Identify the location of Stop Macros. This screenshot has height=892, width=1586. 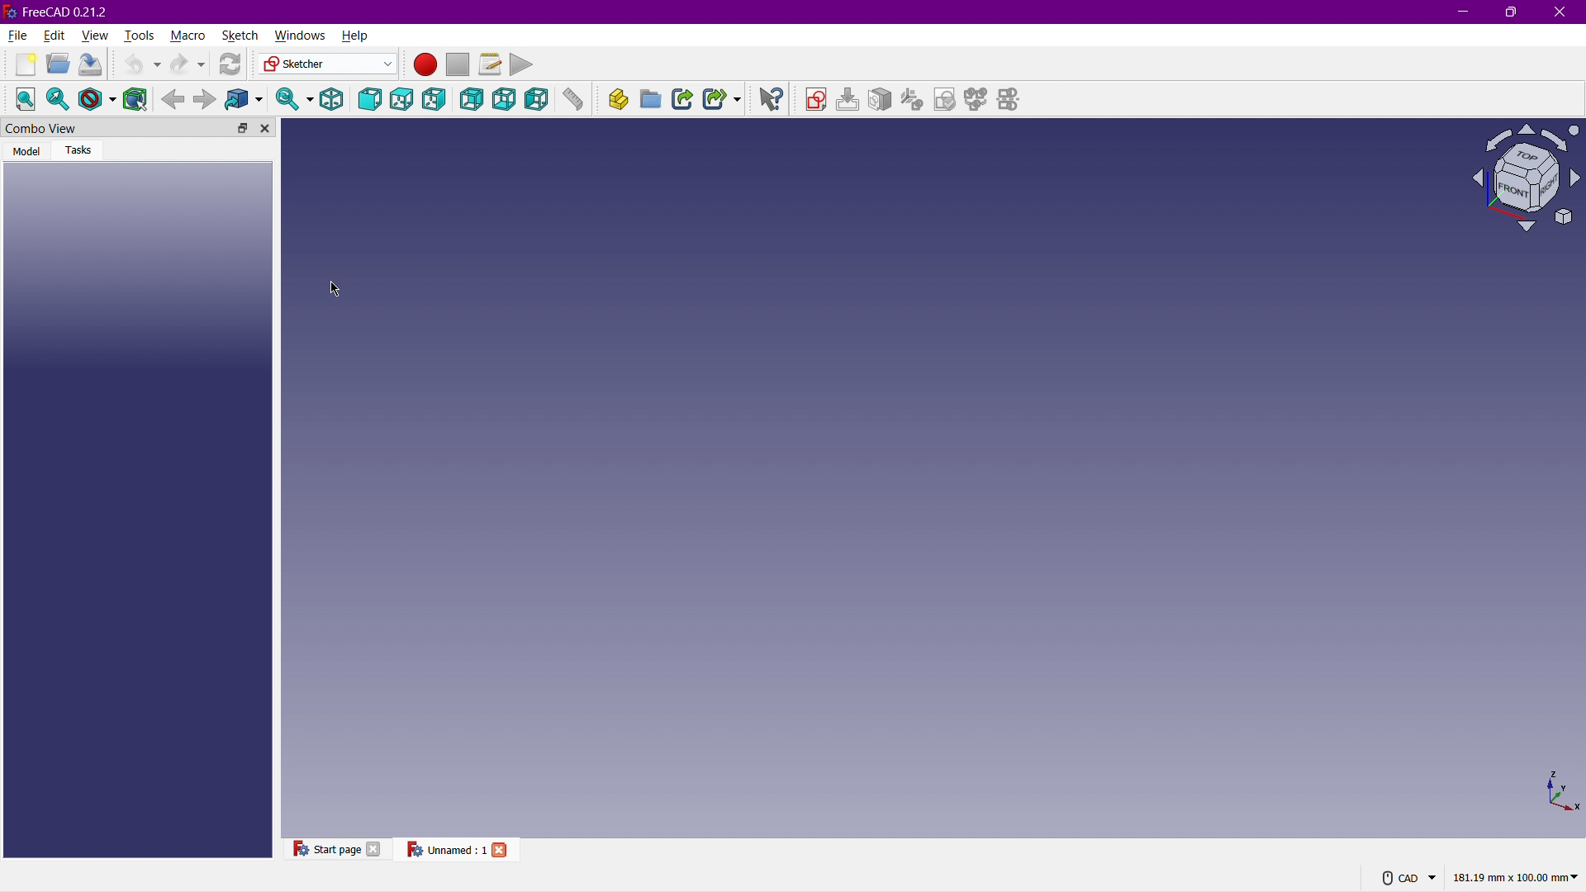
(457, 65).